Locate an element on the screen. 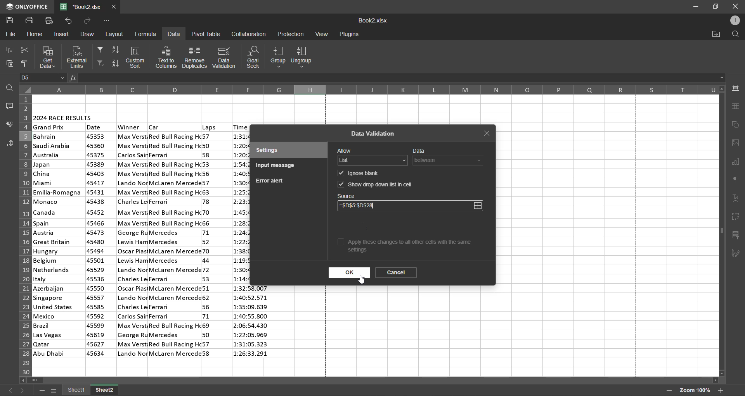 The width and height of the screenshot is (745, 396). ungroup is located at coordinates (305, 57).